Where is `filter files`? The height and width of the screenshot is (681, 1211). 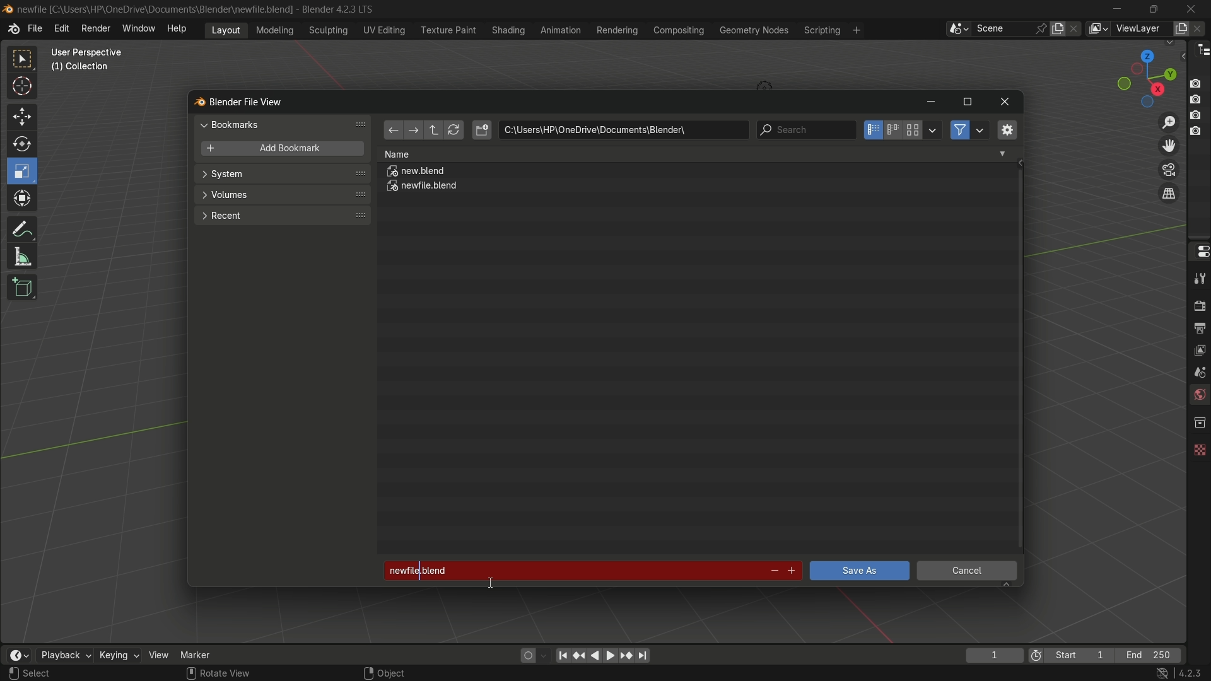 filter files is located at coordinates (959, 130).